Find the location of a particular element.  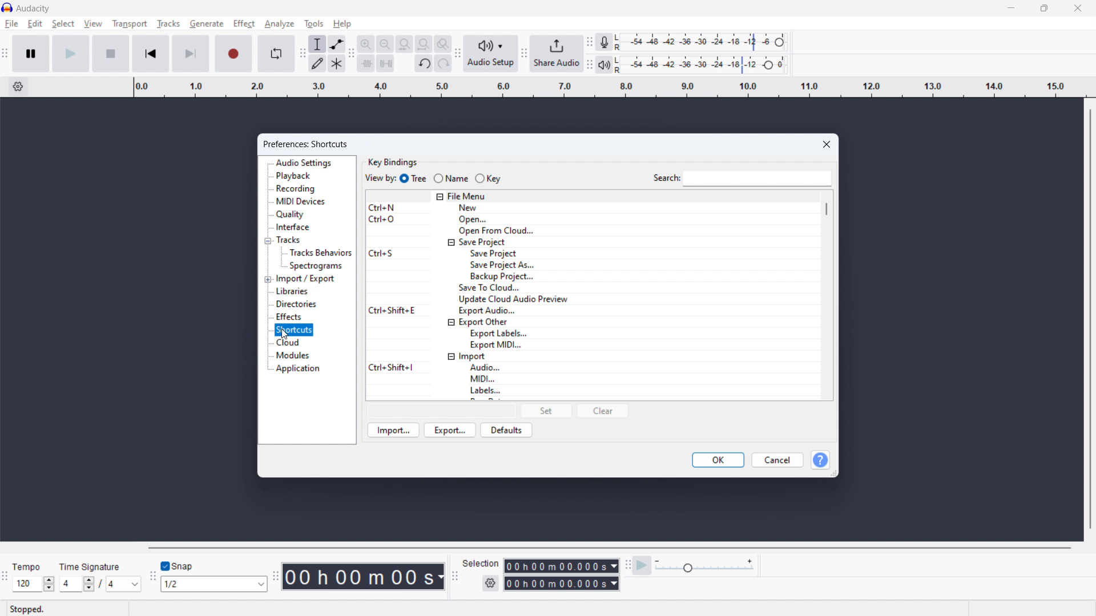

analyze is located at coordinates (280, 24).